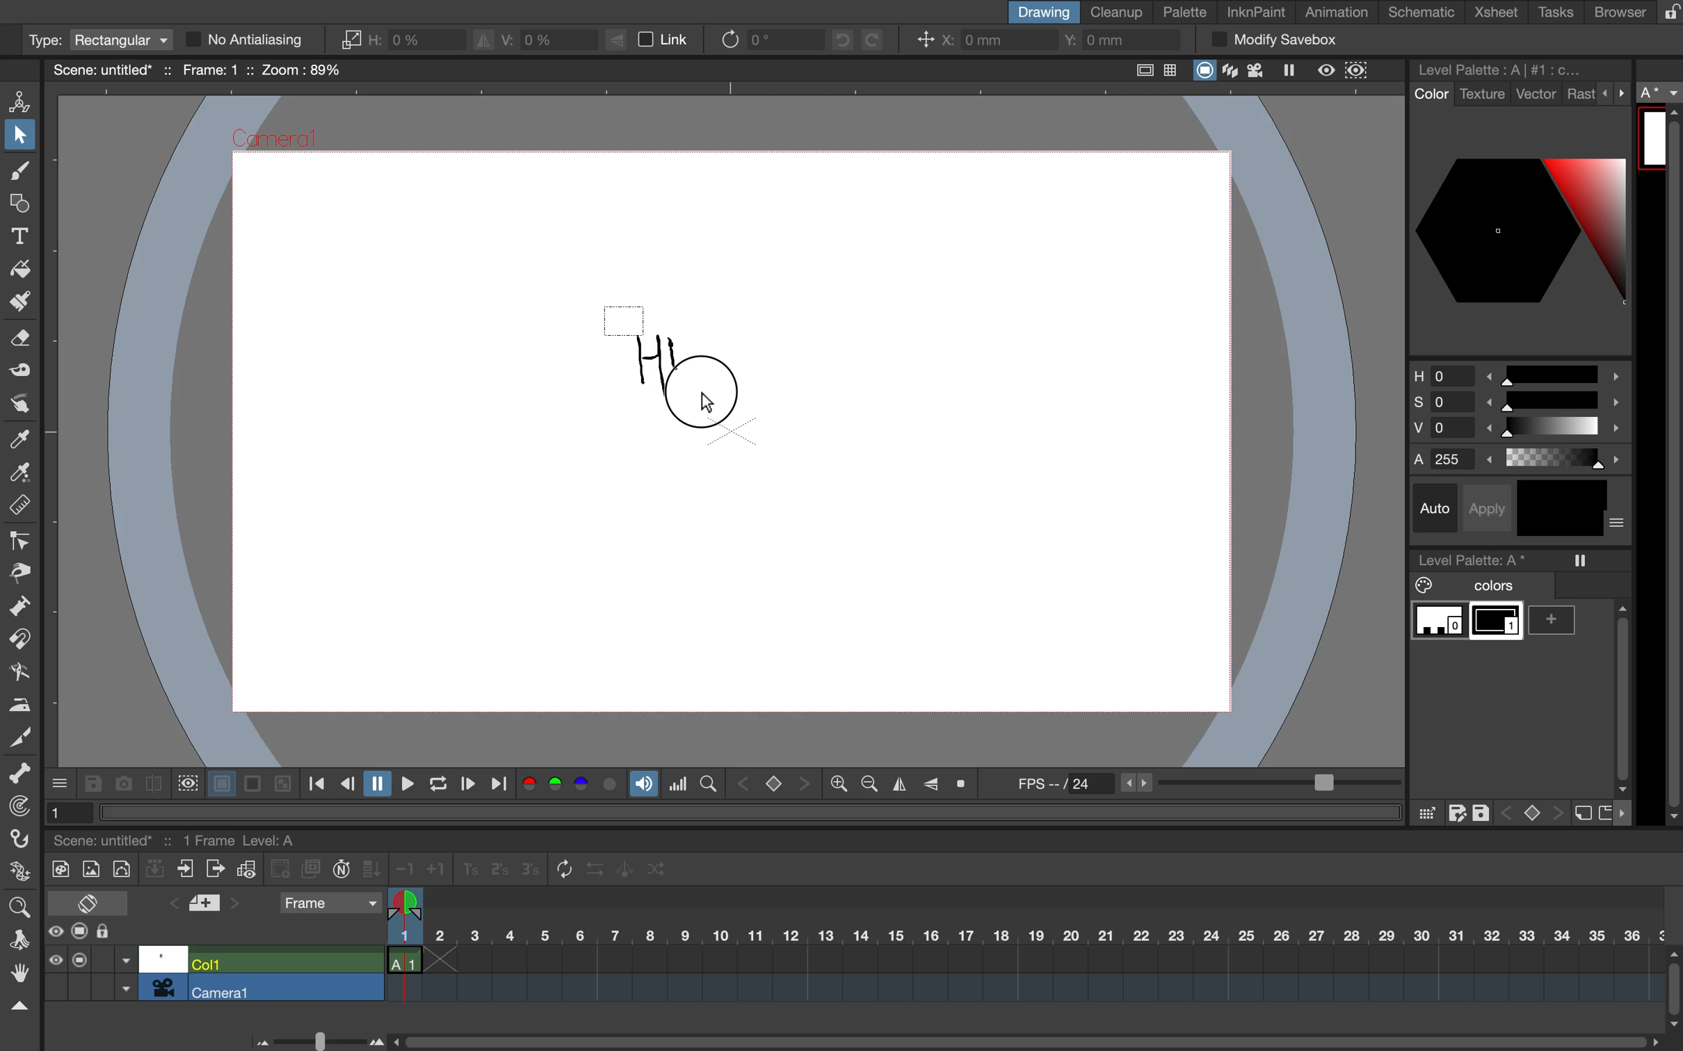 This screenshot has height=1051, width=1683. What do you see at coordinates (18, 874) in the screenshot?
I see `plastic tool` at bounding box center [18, 874].